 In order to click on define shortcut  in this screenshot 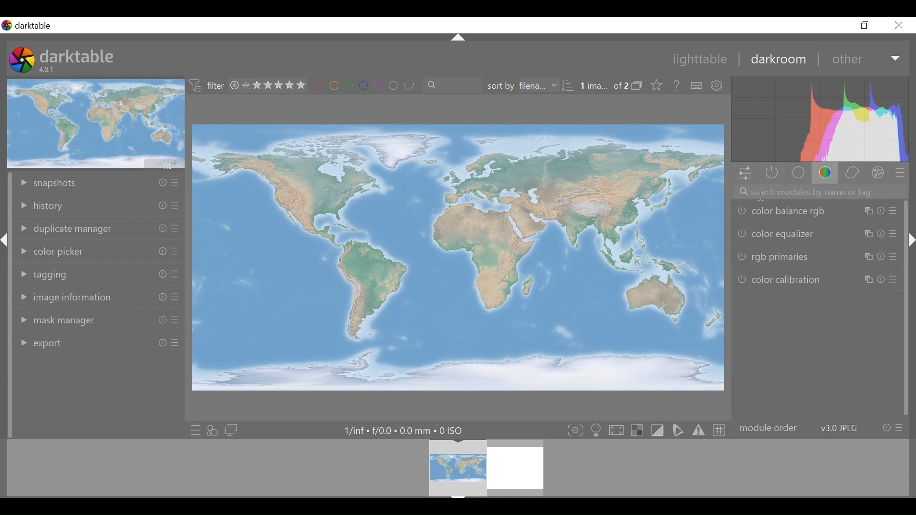, I will do `click(695, 85)`.